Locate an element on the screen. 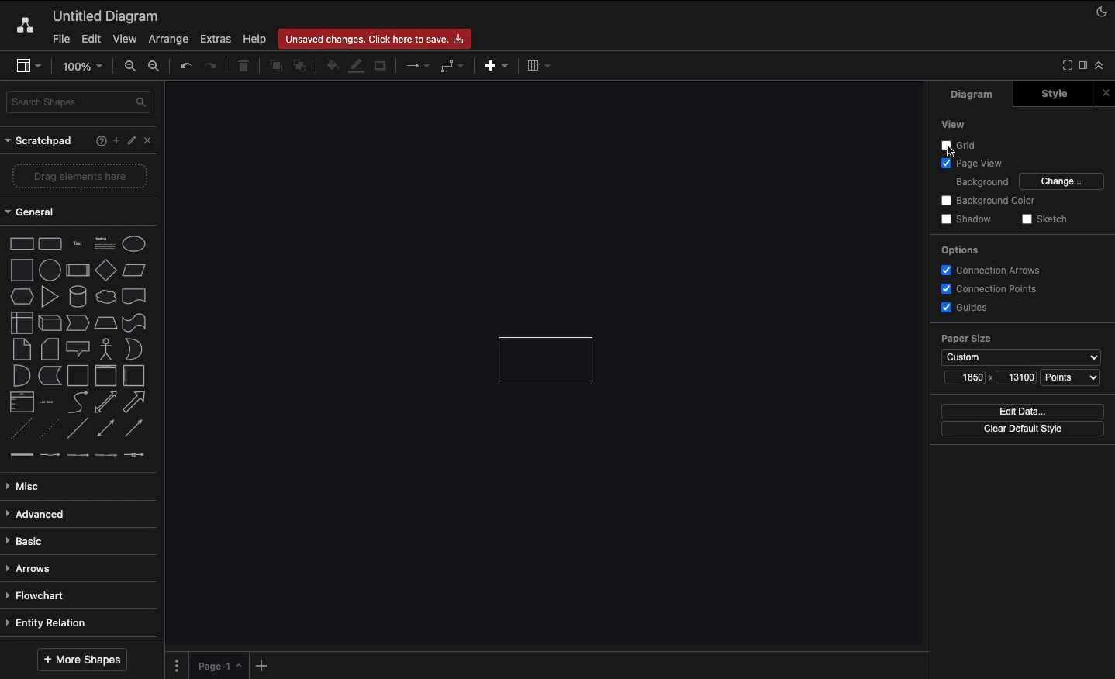 This screenshot has height=679, width=1115. Diagram is located at coordinates (978, 95).